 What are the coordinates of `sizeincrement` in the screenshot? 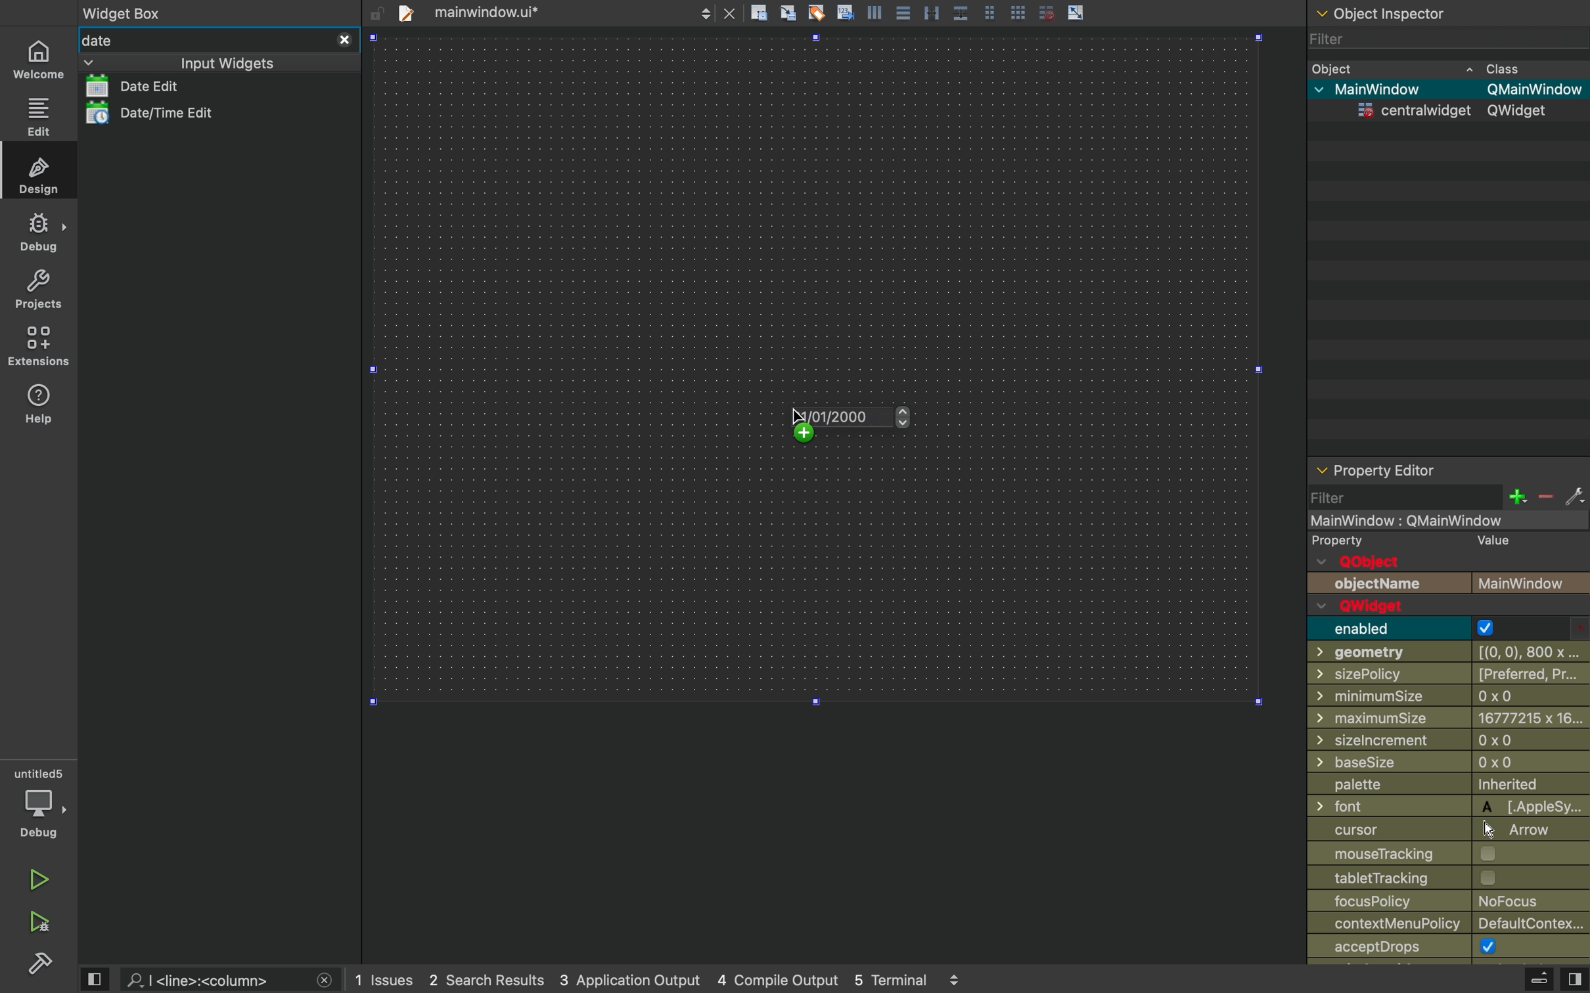 It's located at (1449, 743).